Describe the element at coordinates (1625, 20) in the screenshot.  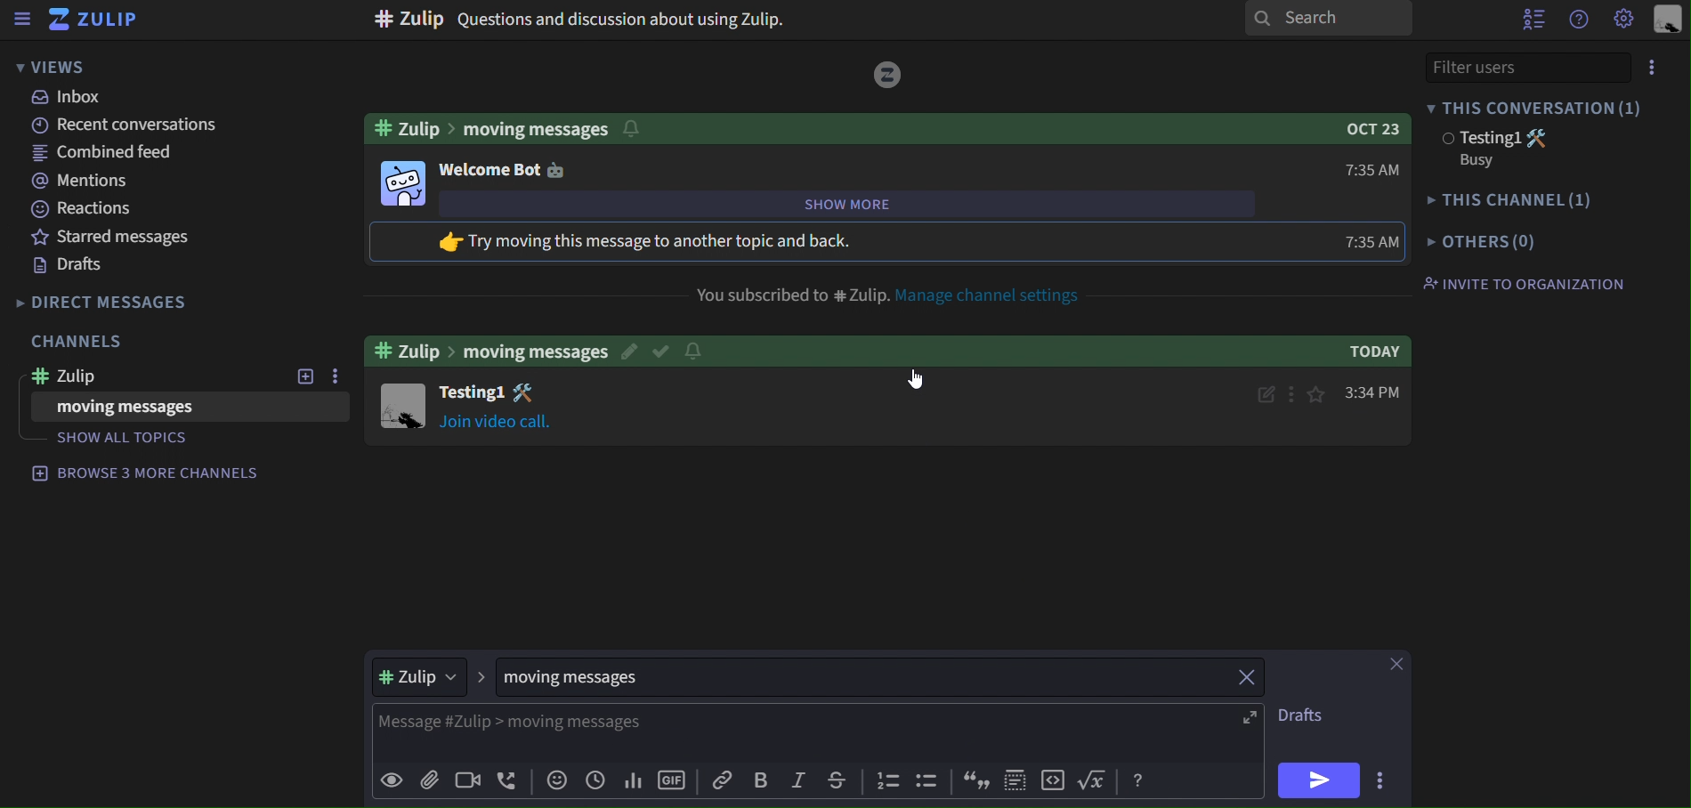
I see `main menu` at that location.